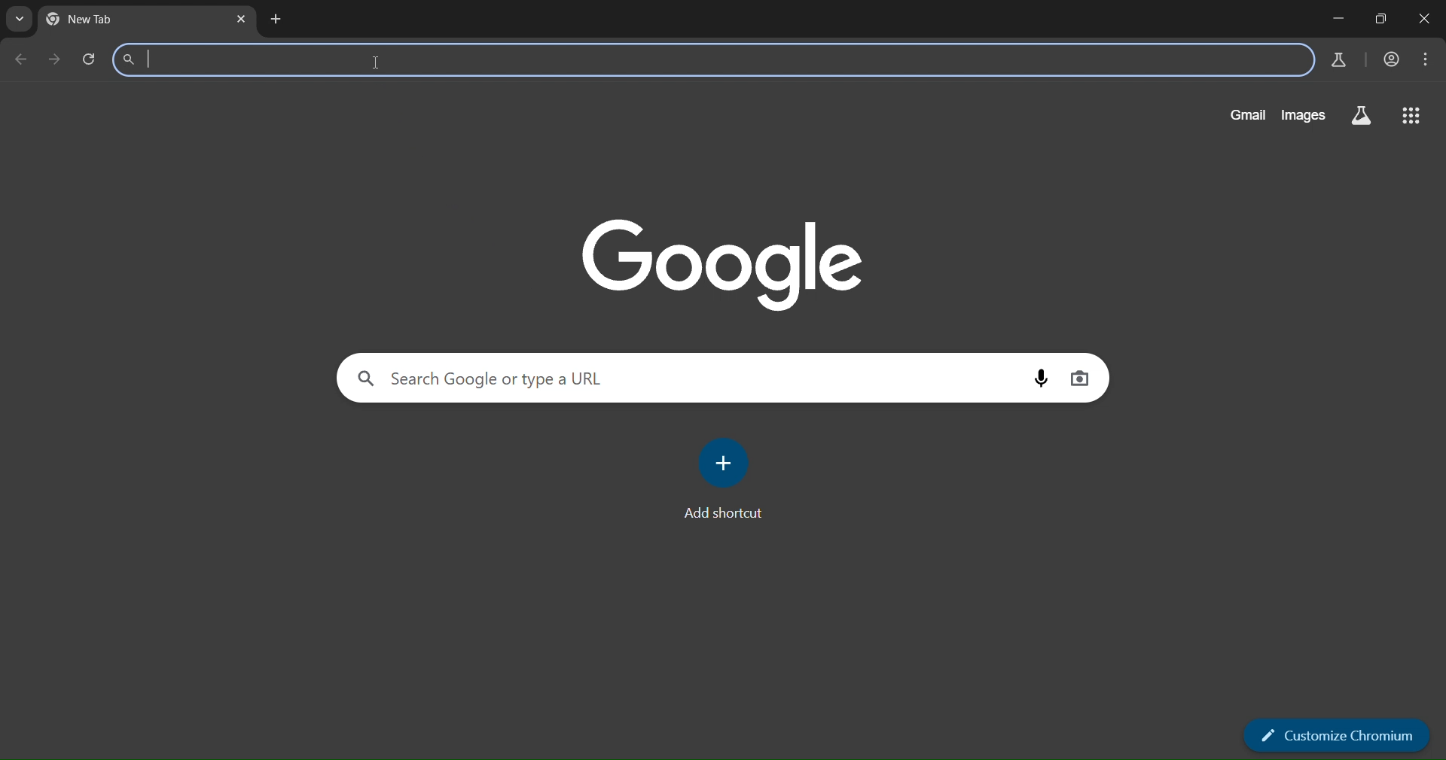 Image resolution: width=1446 pixels, height=760 pixels. I want to click on search labs, so click(1359, 116).